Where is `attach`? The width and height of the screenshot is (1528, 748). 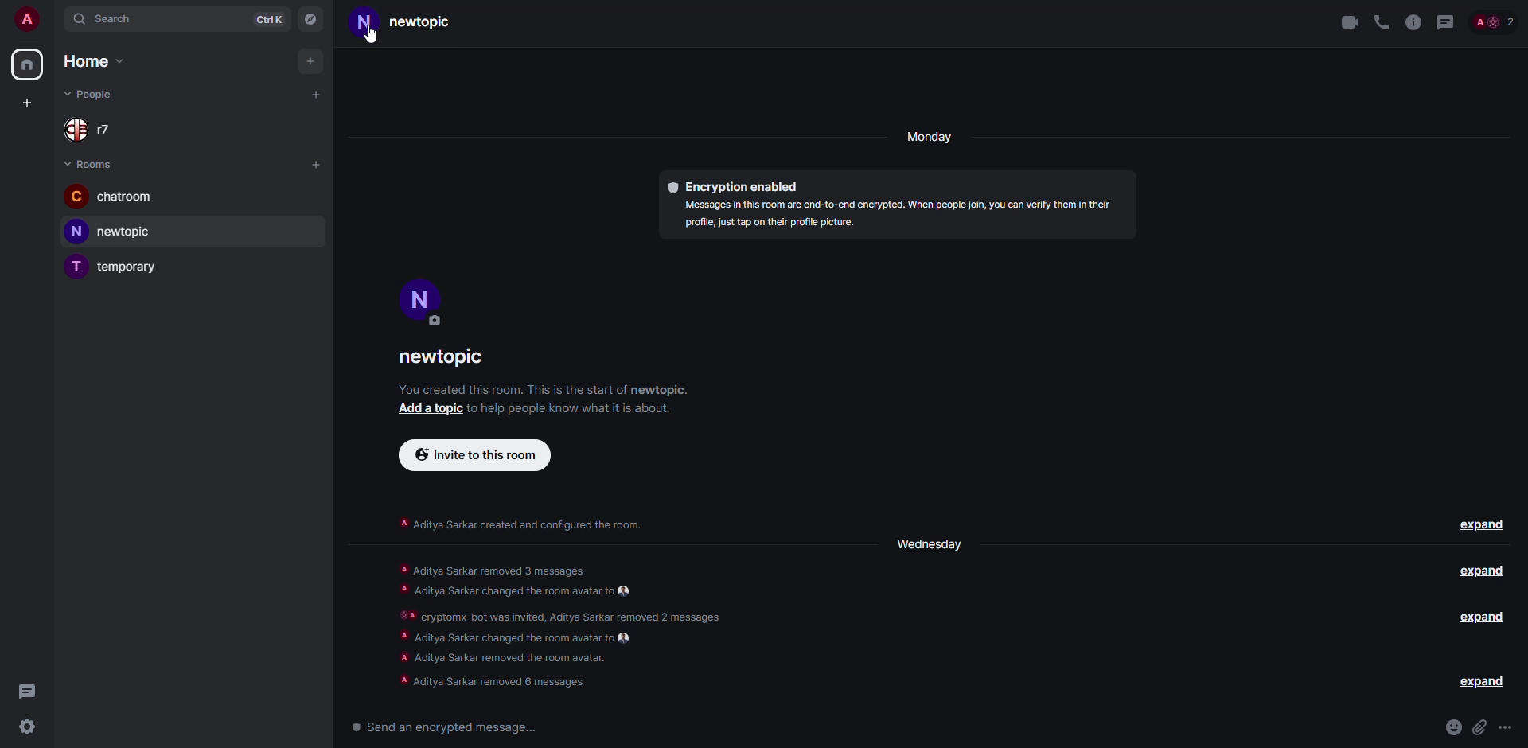
attach is located at coordinates (1480, 727).